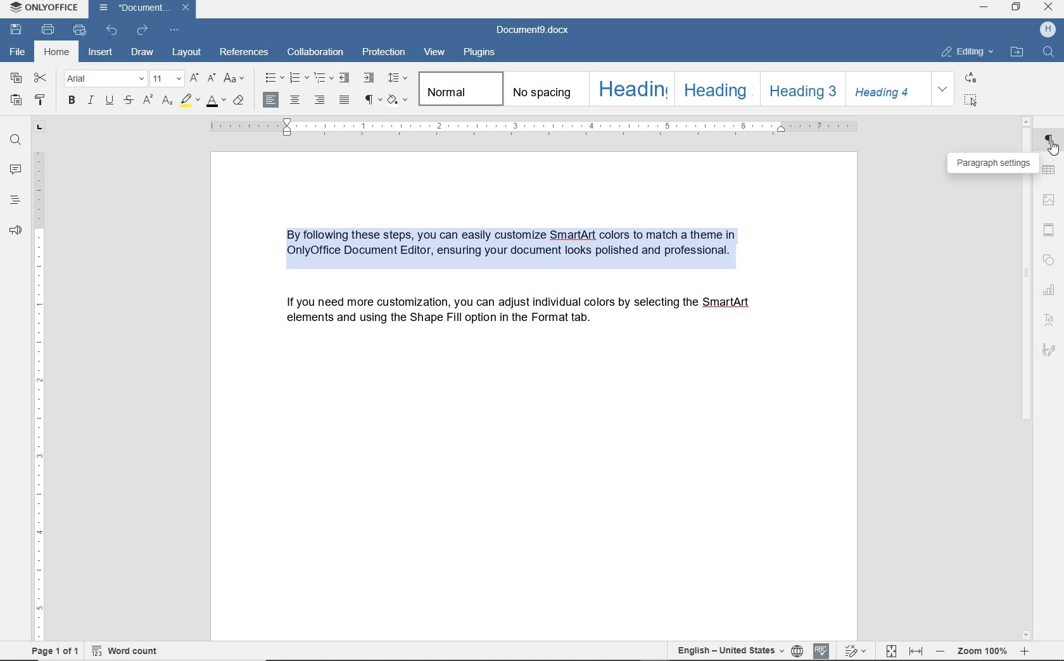 Image resolution: width=1064 pixels, height=661 pixels. What do you see at coordinates (888, 89) in the screenshot?
I see `Heading 4` at bounding box center [888, 89].